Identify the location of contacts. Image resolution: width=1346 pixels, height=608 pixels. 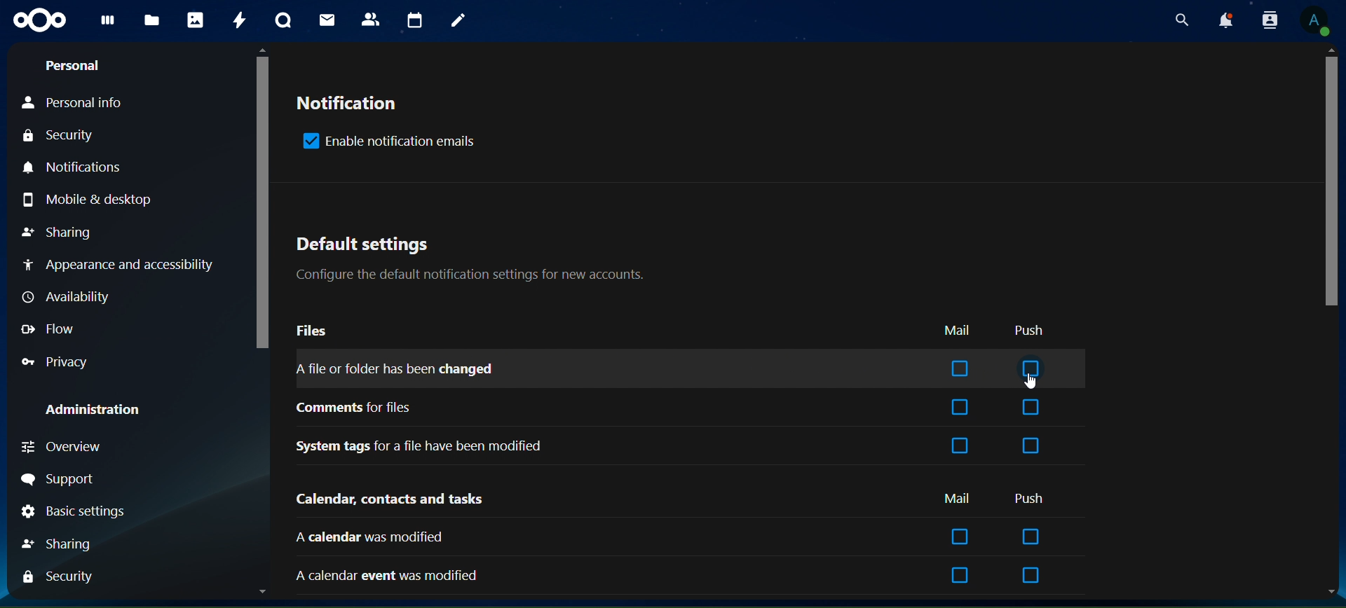
(371, 20).